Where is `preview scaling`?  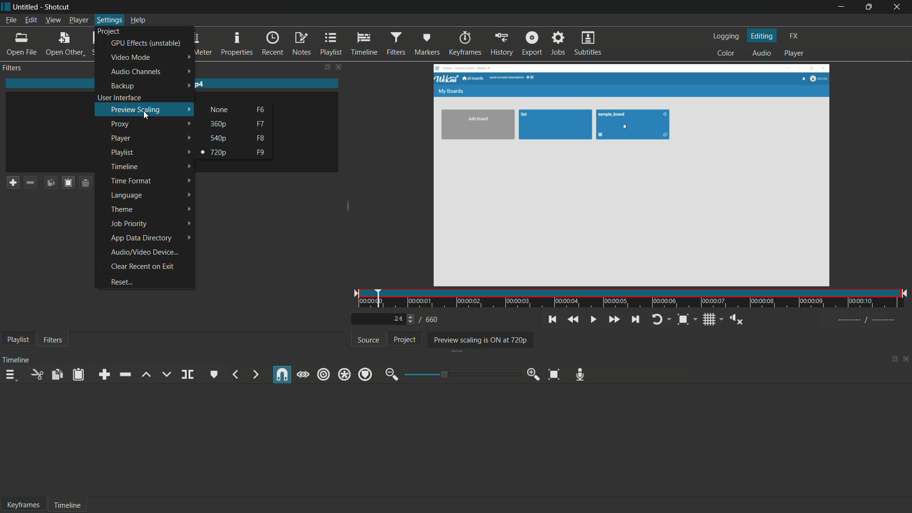
preview scaling is located at coordinates (136, 109).